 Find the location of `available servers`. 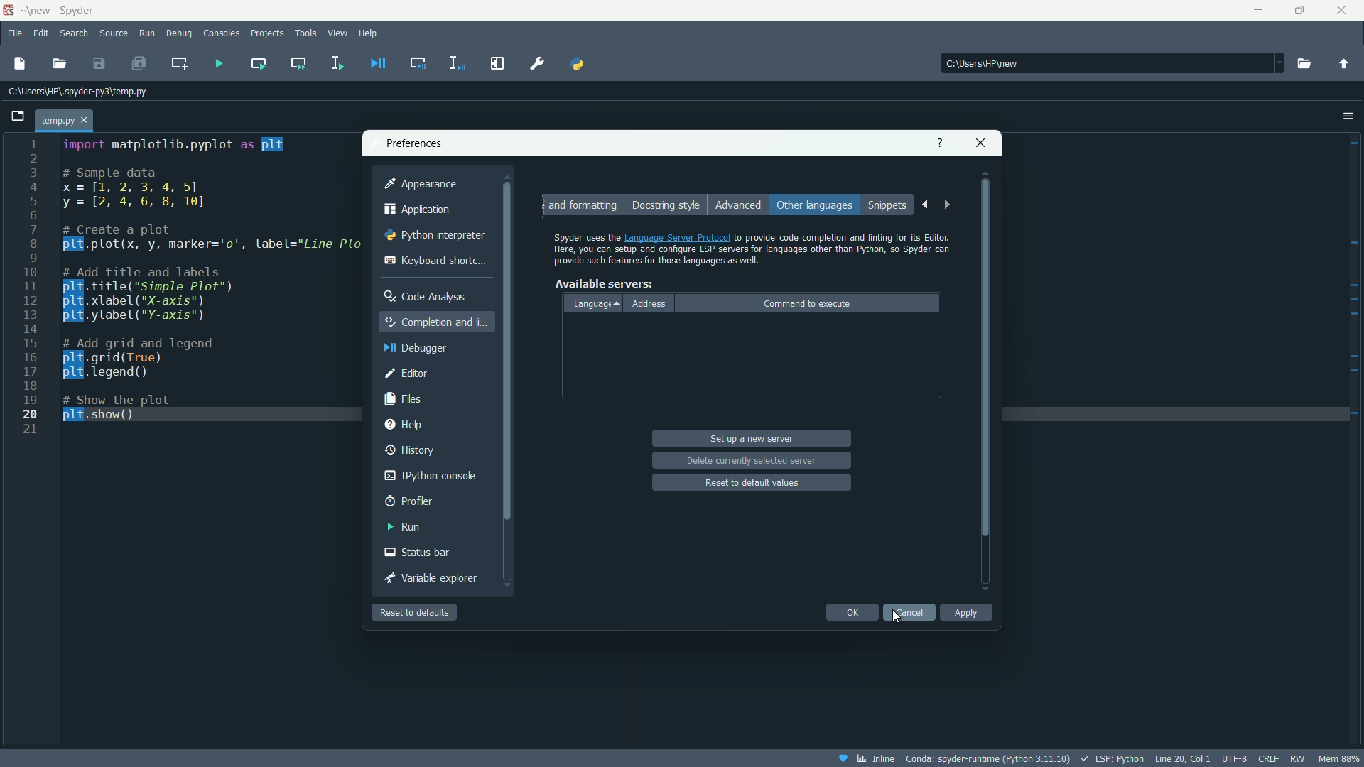

available servers is located at coordinates (603, 283).